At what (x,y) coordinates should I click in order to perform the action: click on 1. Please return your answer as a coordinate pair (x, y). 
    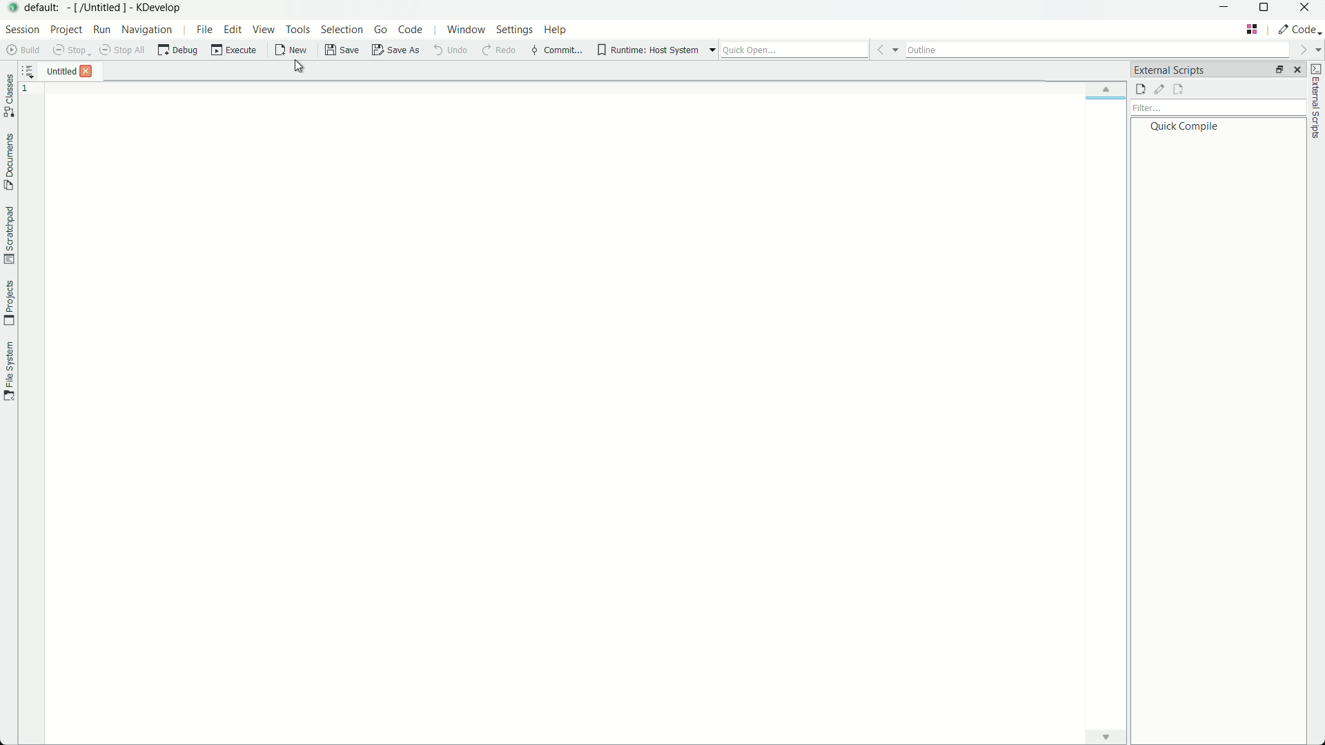
    Looking at the image, I should click on (28, 92).